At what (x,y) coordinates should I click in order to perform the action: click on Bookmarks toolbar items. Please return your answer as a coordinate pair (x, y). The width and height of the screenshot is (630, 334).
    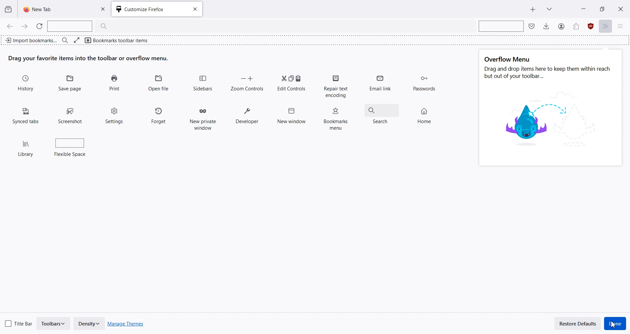
    Looking at the image, I should click on (117, 41).